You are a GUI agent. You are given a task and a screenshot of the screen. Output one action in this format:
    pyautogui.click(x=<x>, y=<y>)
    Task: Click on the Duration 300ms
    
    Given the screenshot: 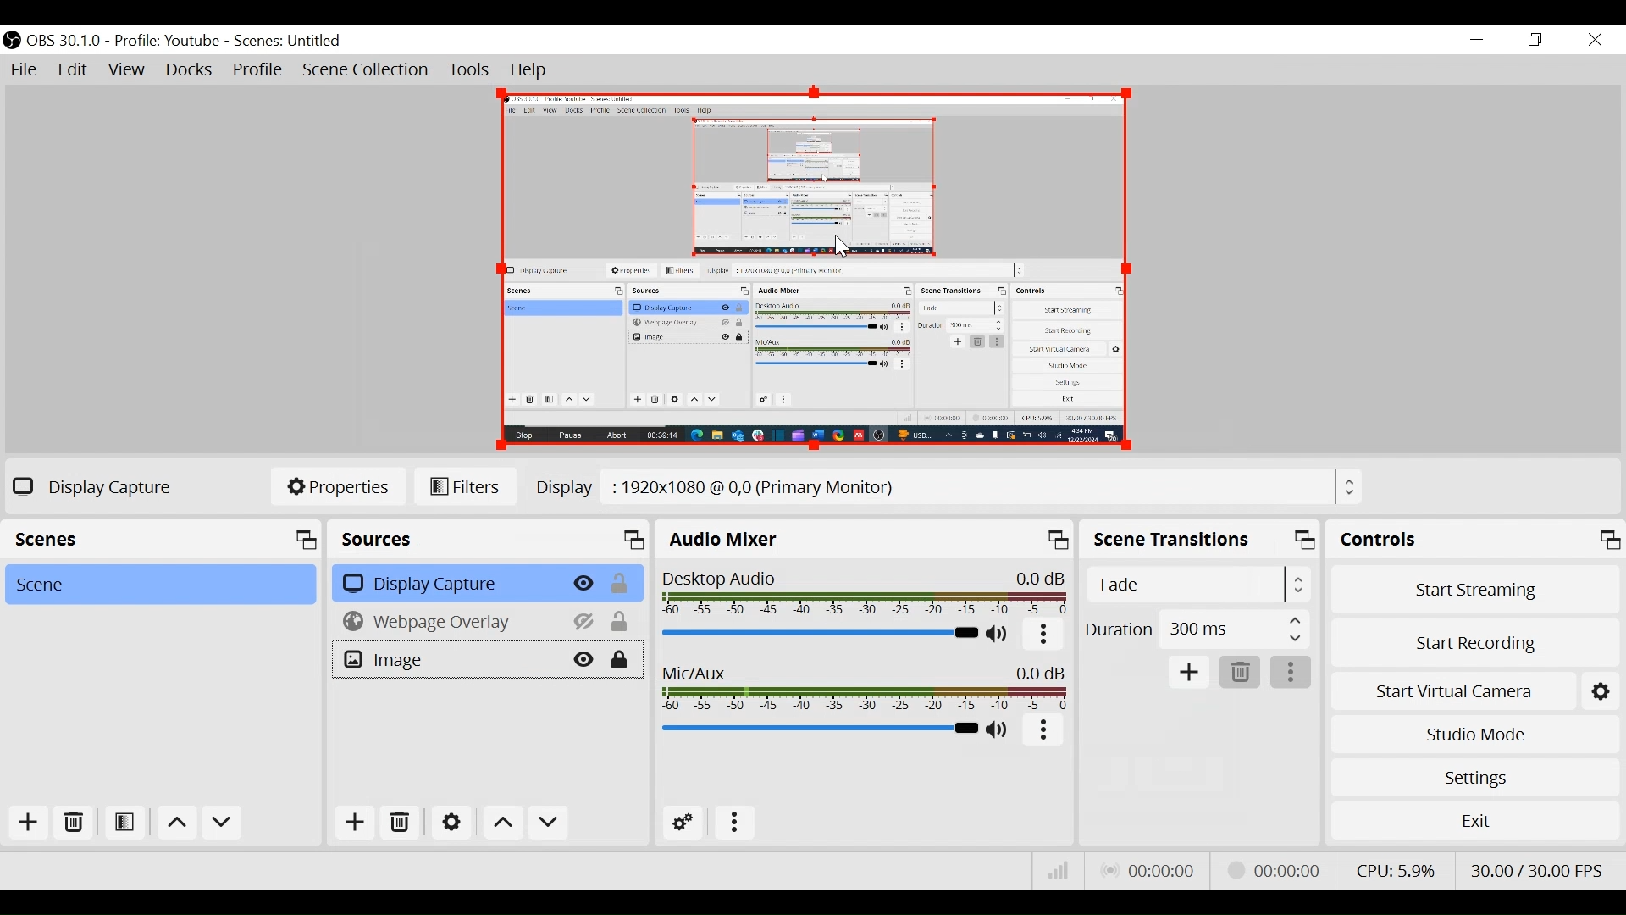 What is the action you would take?
    pyautogui.click(x=1196, y=631)
    